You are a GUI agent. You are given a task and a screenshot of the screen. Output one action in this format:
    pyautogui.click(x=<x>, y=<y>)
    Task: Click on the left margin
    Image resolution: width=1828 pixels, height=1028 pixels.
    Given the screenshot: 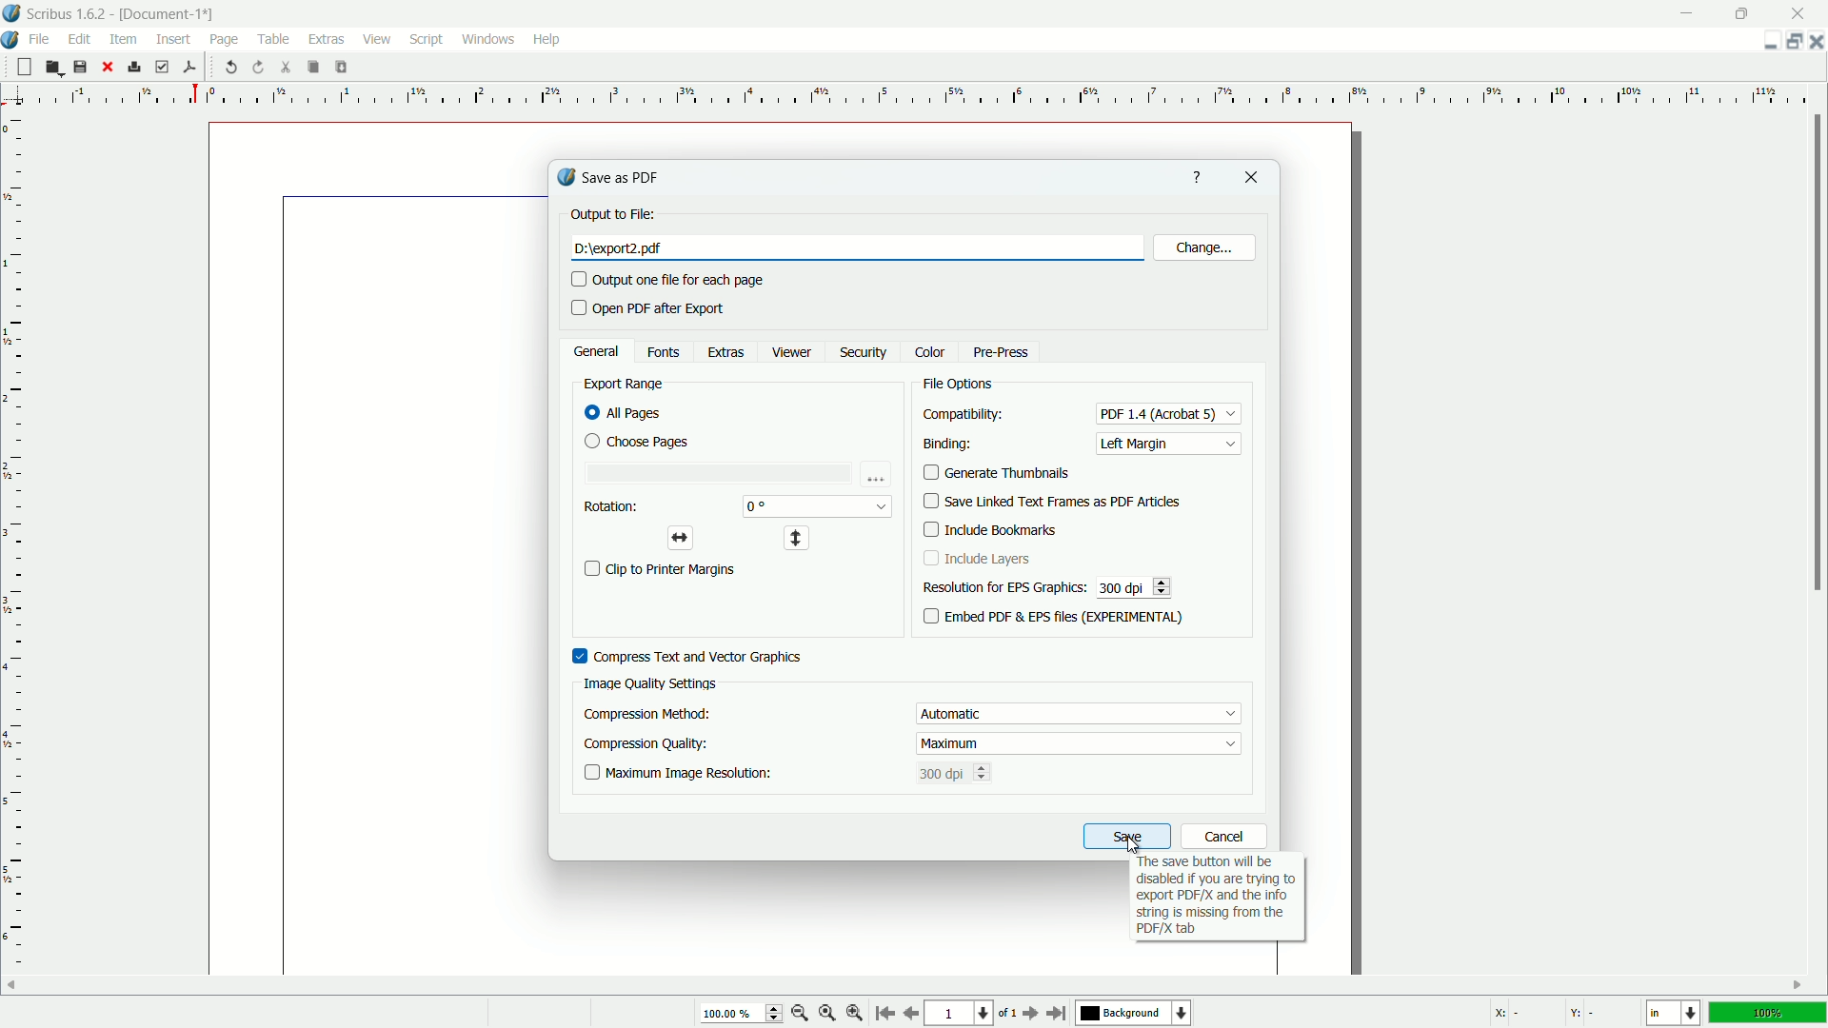 What is the action you would take?
    pyautogui.click(x=1138, y=444)
    